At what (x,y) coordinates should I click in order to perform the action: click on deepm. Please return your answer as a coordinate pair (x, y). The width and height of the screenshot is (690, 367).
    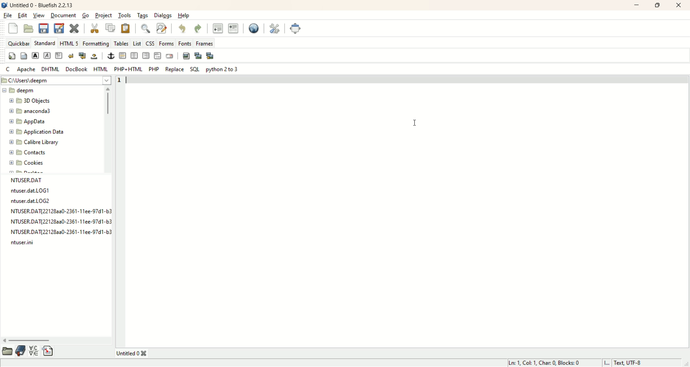
    Looking at the image, I should click on (20, 91).